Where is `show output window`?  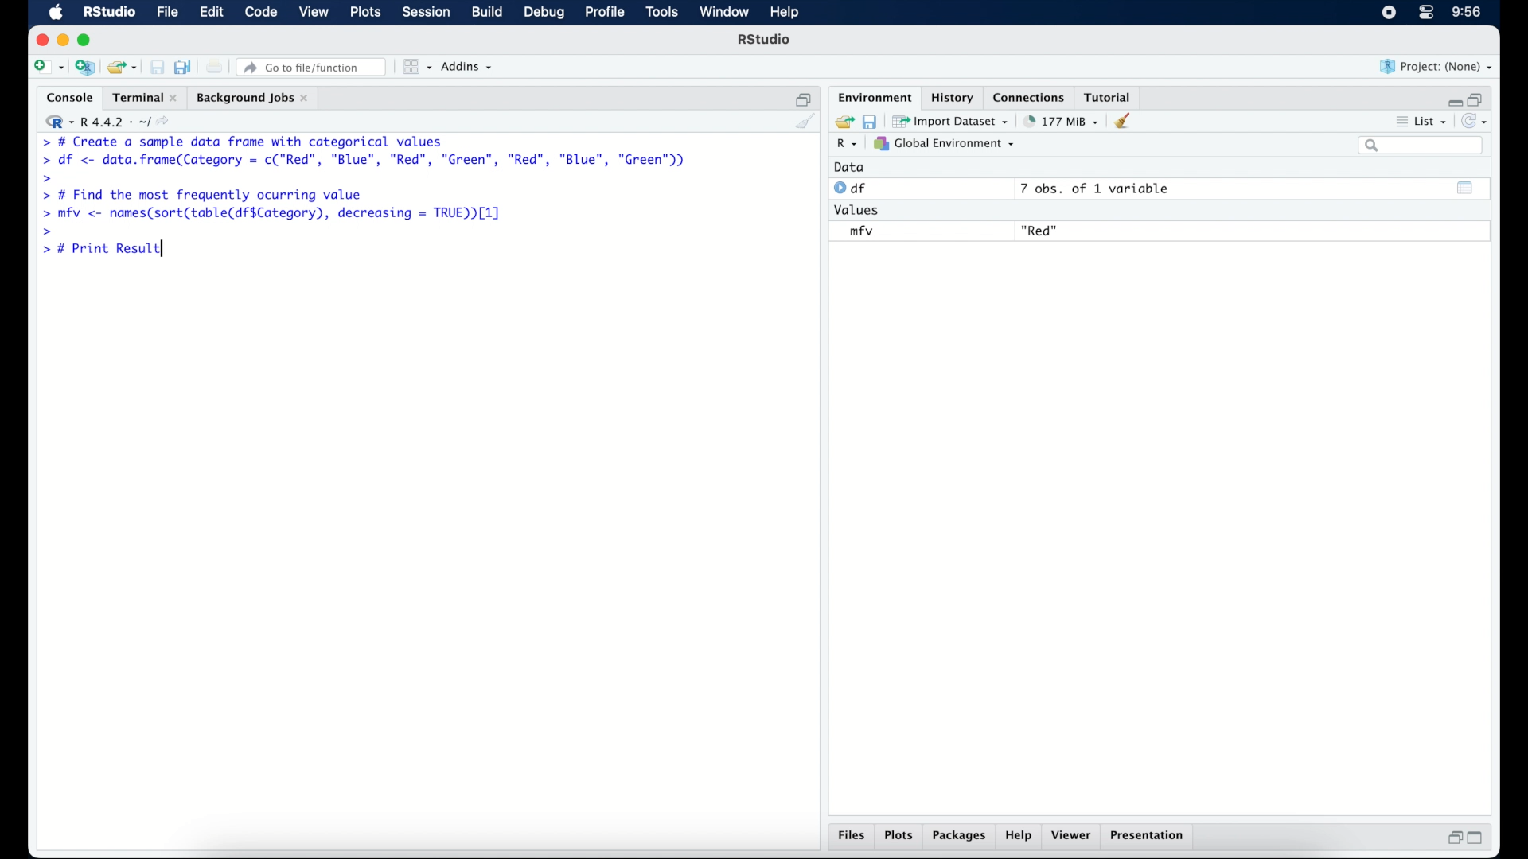 show output window is located at coordinates (1467, 190).